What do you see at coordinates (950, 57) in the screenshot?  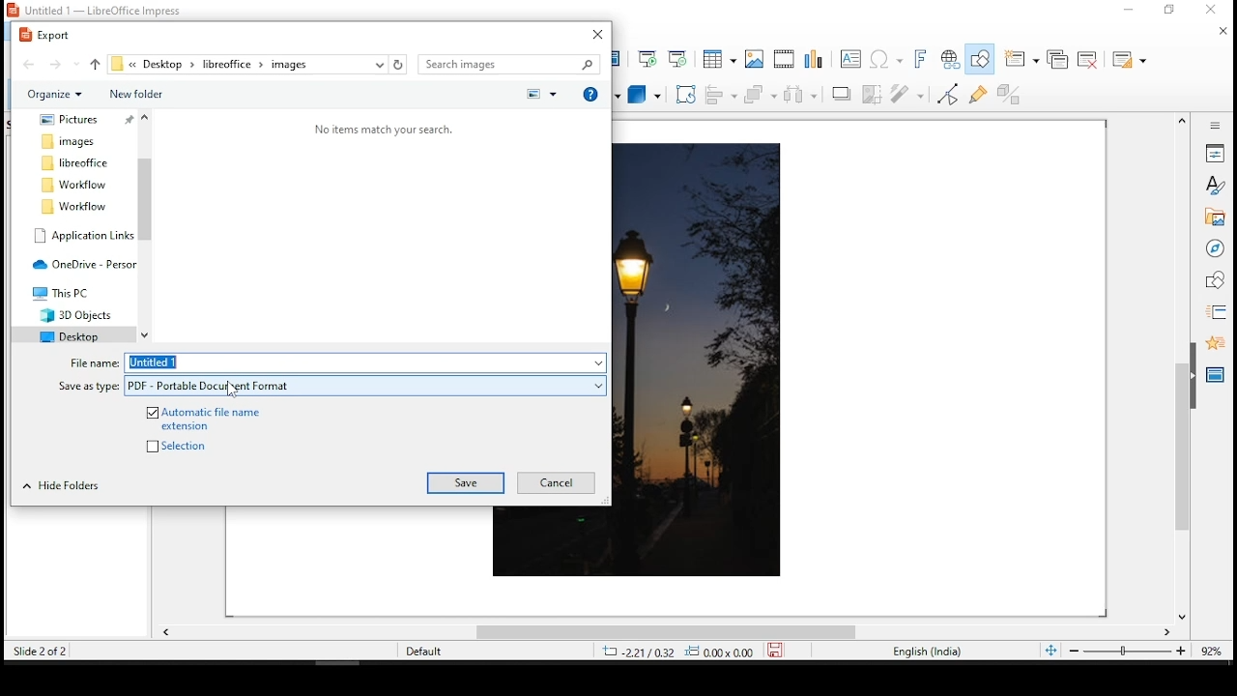 I see `hyperlink` at bounding box center [950, 57].